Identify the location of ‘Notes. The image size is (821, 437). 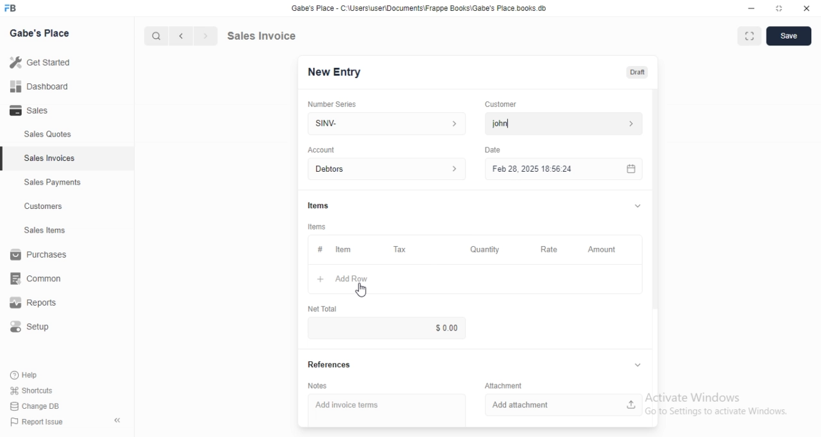
(317, 386).